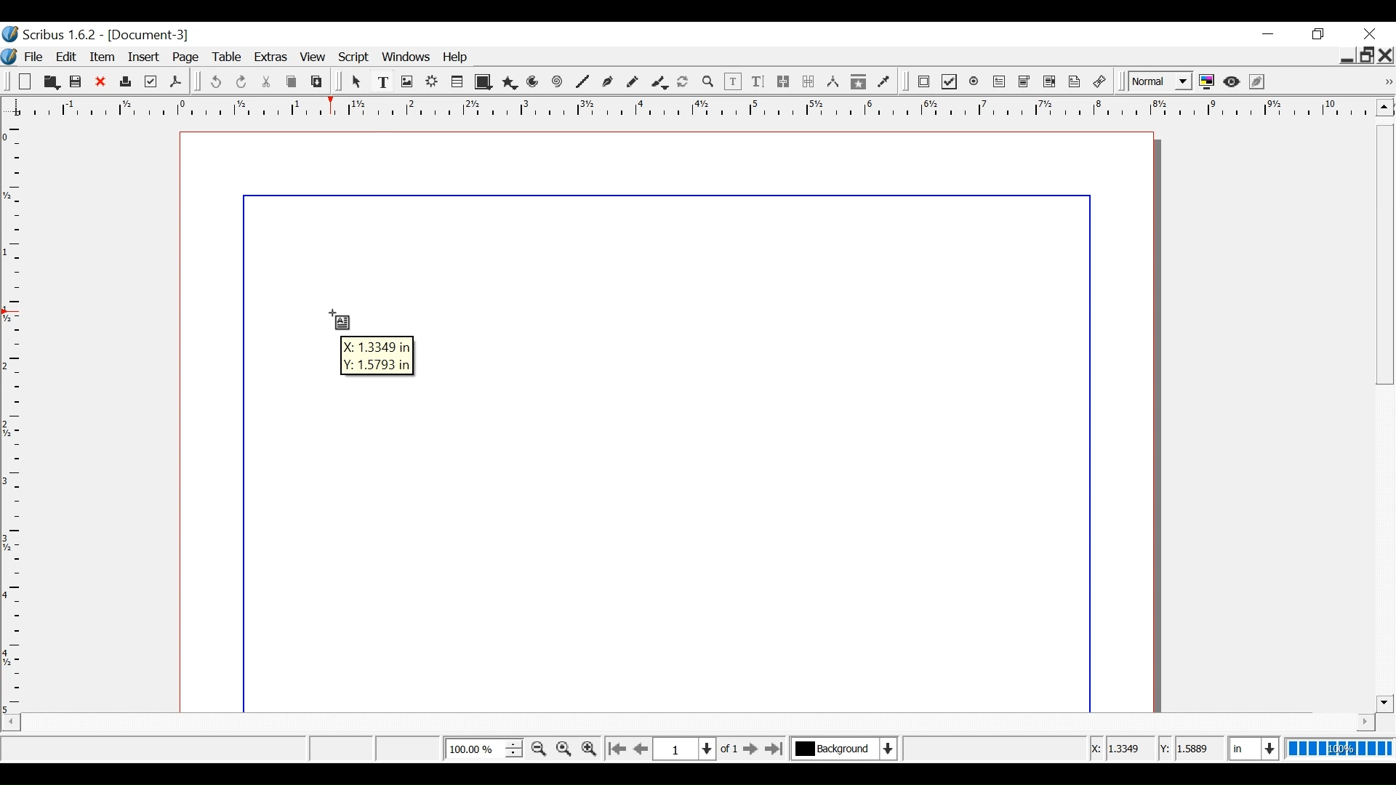  Describe the element at coordinates (433, 82) in the screenshot. I see `Render frame` at that location.